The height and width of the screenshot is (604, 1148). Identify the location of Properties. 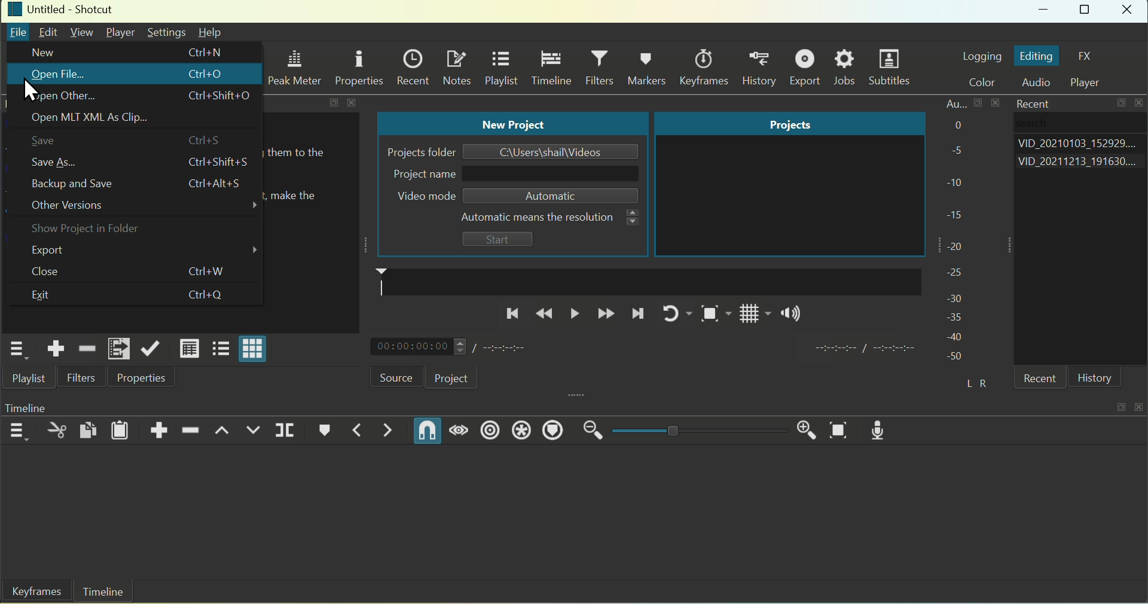
(359, 66).